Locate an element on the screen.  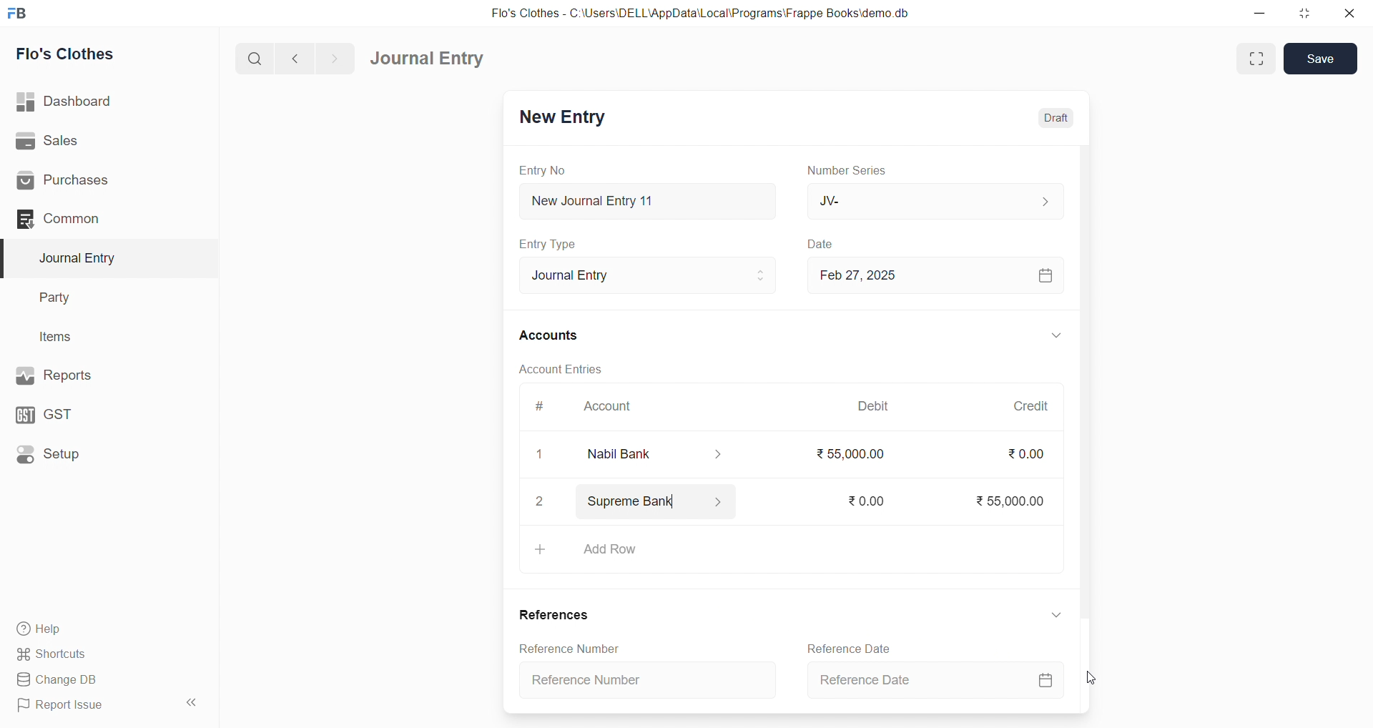
JV- is located at coordinates (934, 199).